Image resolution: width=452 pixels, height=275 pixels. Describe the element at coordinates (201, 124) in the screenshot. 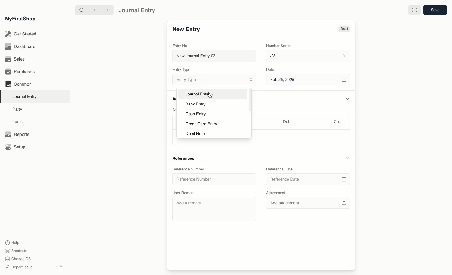

I see `Credit Card Entry` at that location.